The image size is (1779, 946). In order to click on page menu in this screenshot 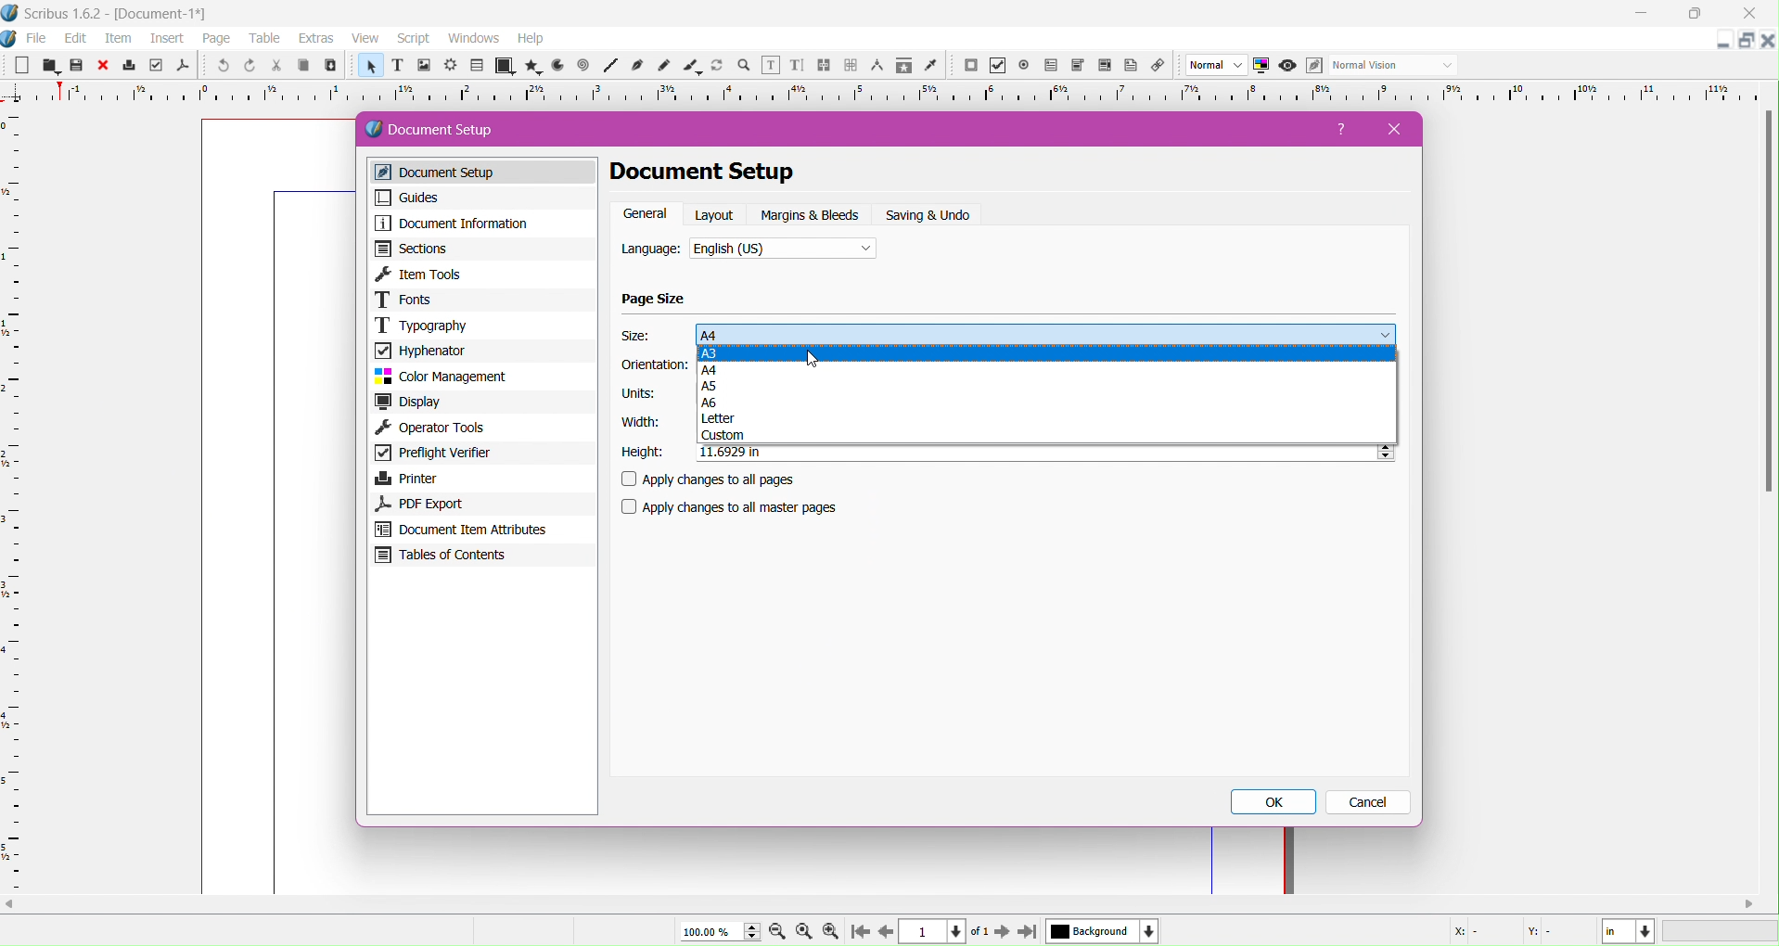, I will do `click(217, 40)`.